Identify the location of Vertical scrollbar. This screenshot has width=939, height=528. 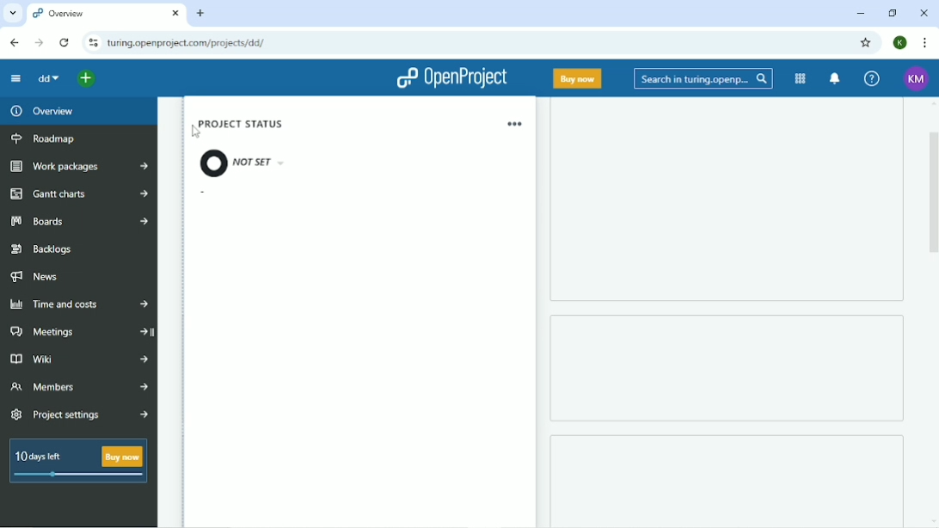
(933, 200).